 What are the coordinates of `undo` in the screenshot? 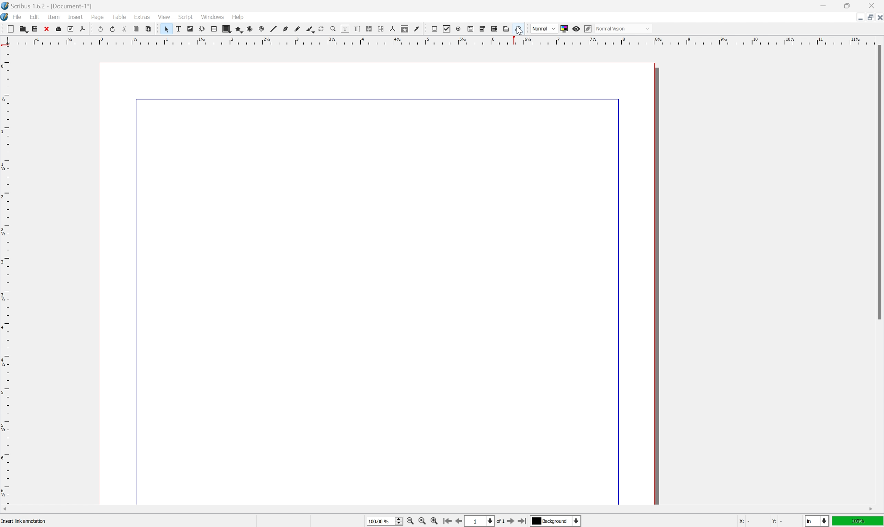 It's located at (99, 28).